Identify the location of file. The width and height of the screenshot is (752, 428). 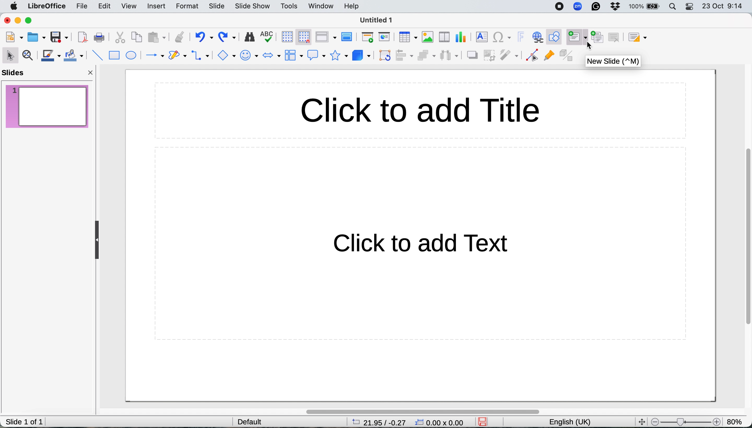
(81, 7).